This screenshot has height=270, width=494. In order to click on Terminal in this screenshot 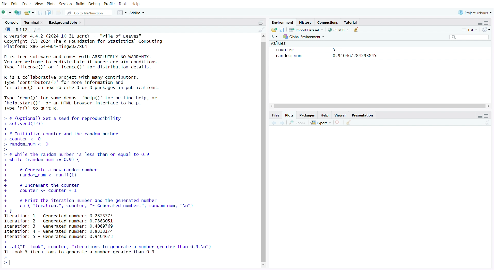, I will do `click(32, 23)`.